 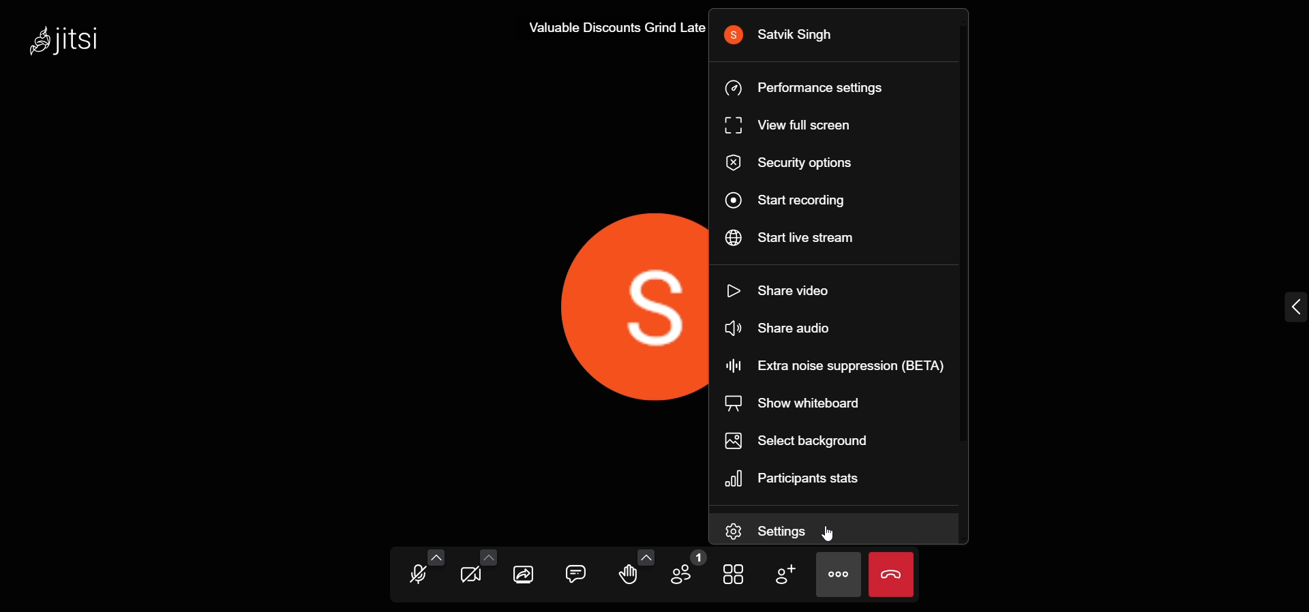 I want to click on cursor, so click(x=827, y=535).